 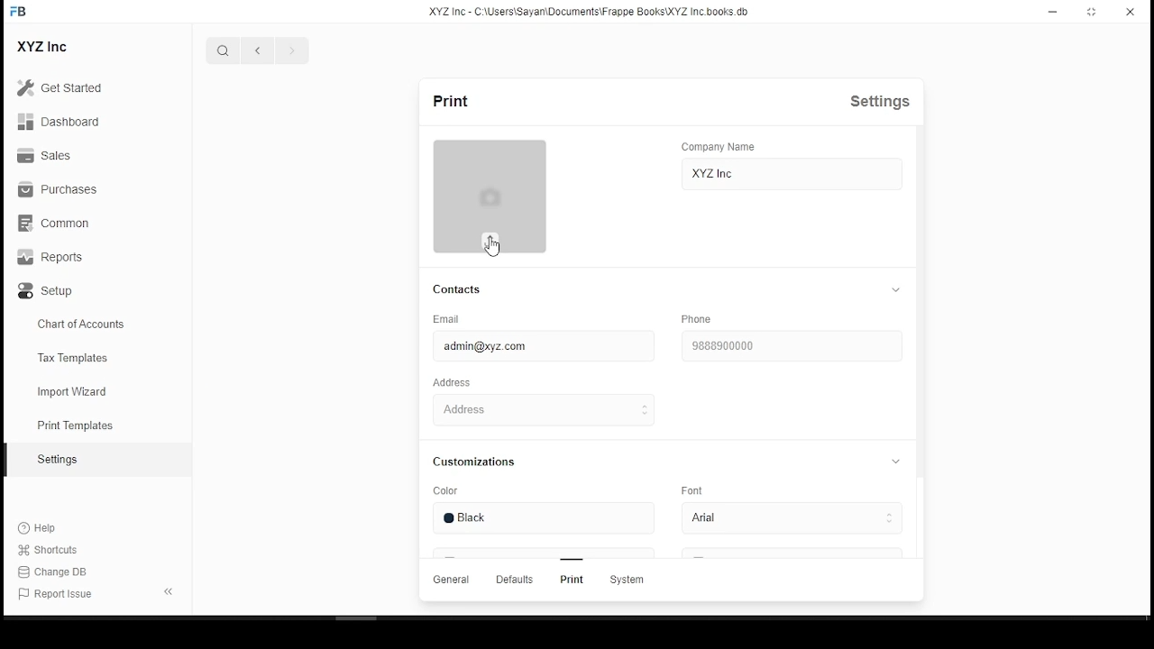 I want to click on Report Issue, so click(x=56, y=595).